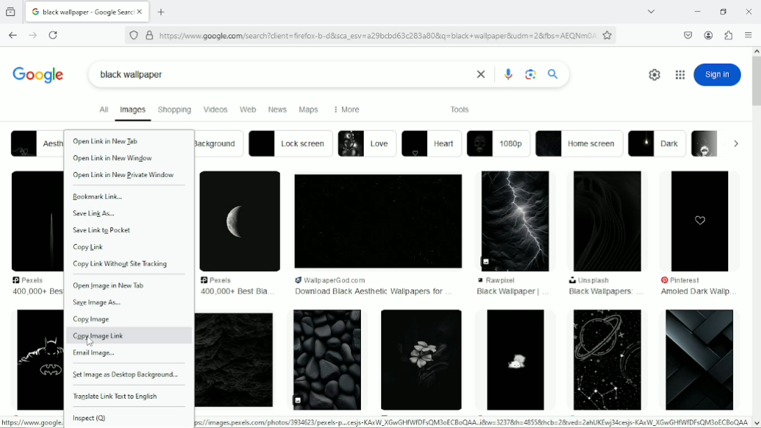 This screenshot has width=761, height=428. Describe the element at coordinates (107, 141) in the screenshot. I see `open link in new tab` at that location.